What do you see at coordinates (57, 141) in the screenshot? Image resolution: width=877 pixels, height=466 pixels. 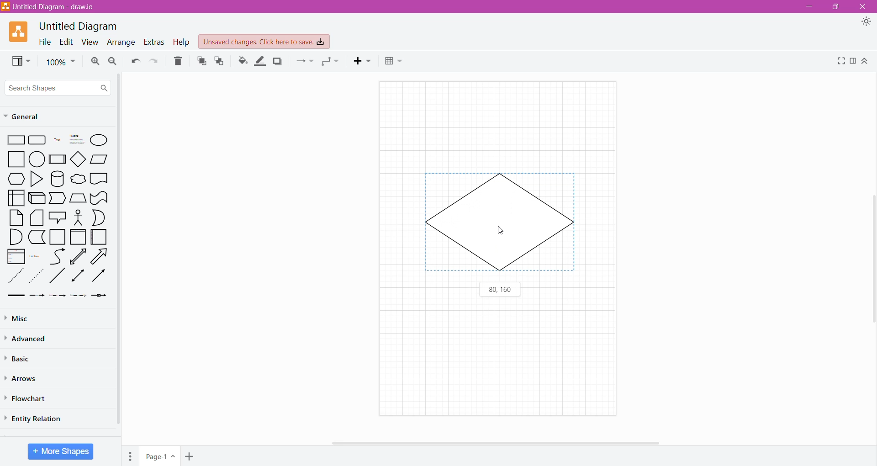 I see `Text` at bounding box center [57, 141].